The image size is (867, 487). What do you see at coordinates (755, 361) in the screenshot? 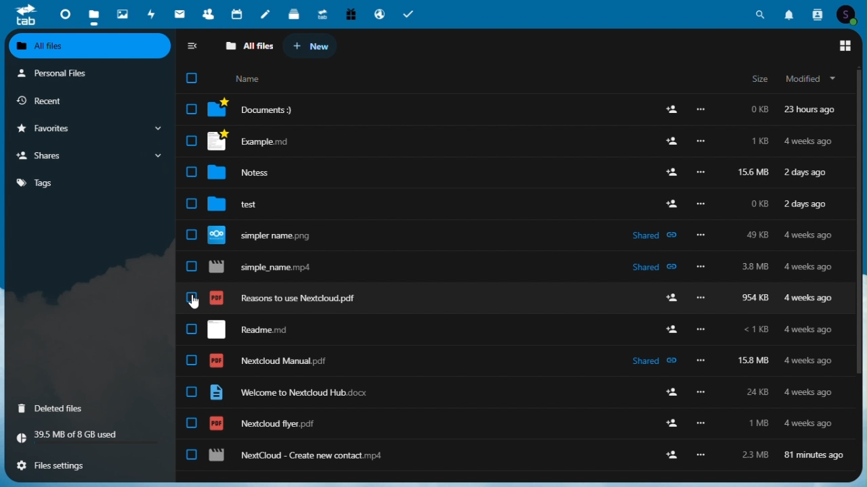
I see `15.8 mb` at bounding box center [755, 361].